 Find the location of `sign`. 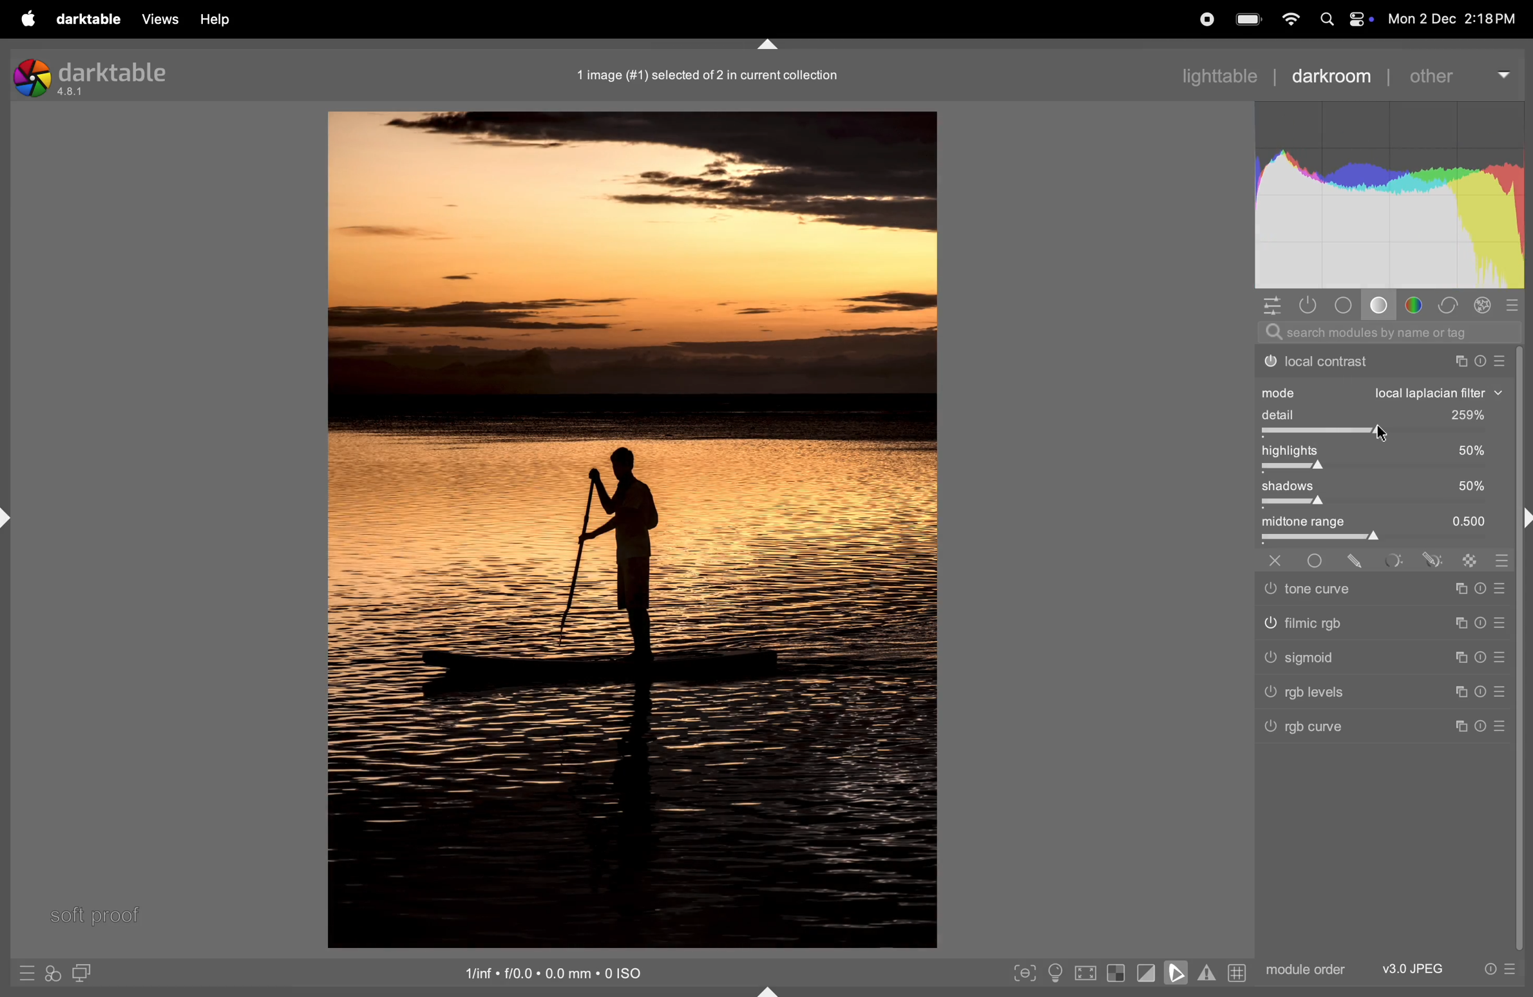

sign is located at coordinates (1431, 560).